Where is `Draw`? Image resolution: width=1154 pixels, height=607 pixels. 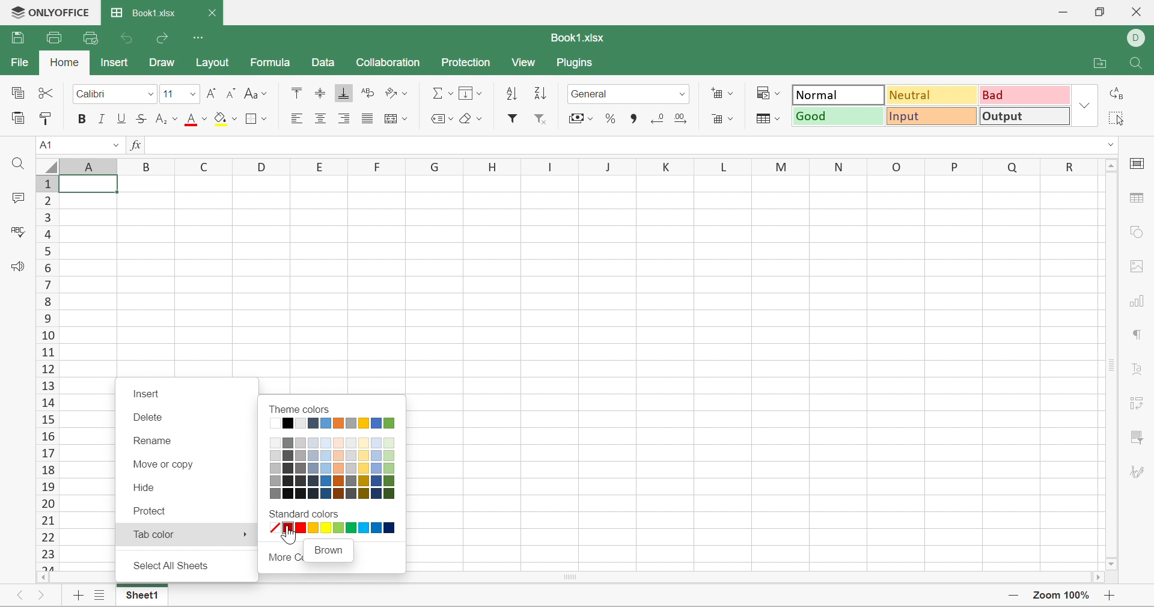 Draw is located at coordinates (162, 62).